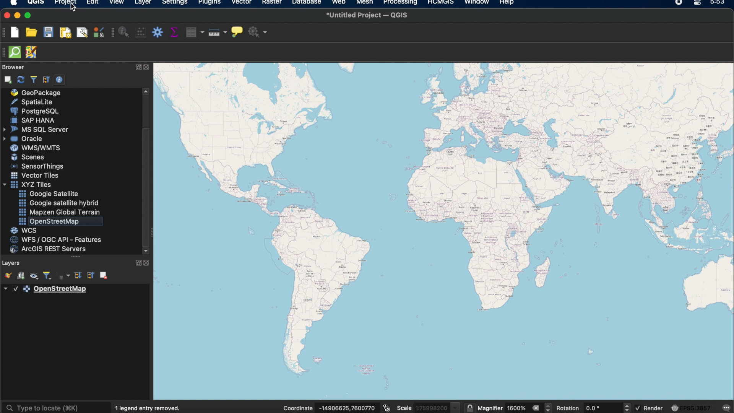  What do you see at coordinates (15, 34) in the screenshot?
I see `new project` at bounding box center [15, 34].